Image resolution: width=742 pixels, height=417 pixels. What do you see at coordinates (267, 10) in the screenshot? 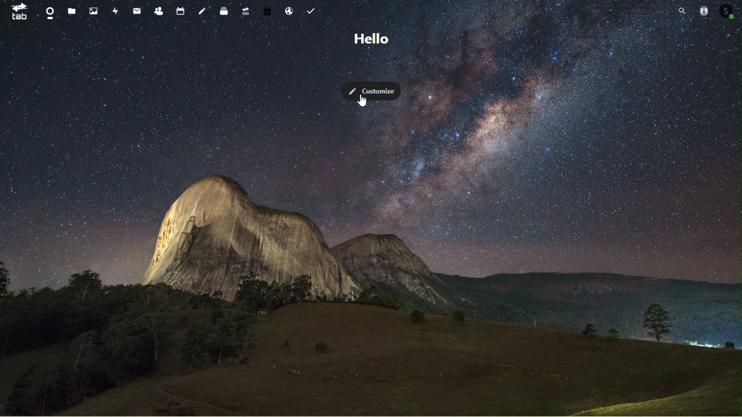
I see `Free trial` at bounding box center [267, 10].